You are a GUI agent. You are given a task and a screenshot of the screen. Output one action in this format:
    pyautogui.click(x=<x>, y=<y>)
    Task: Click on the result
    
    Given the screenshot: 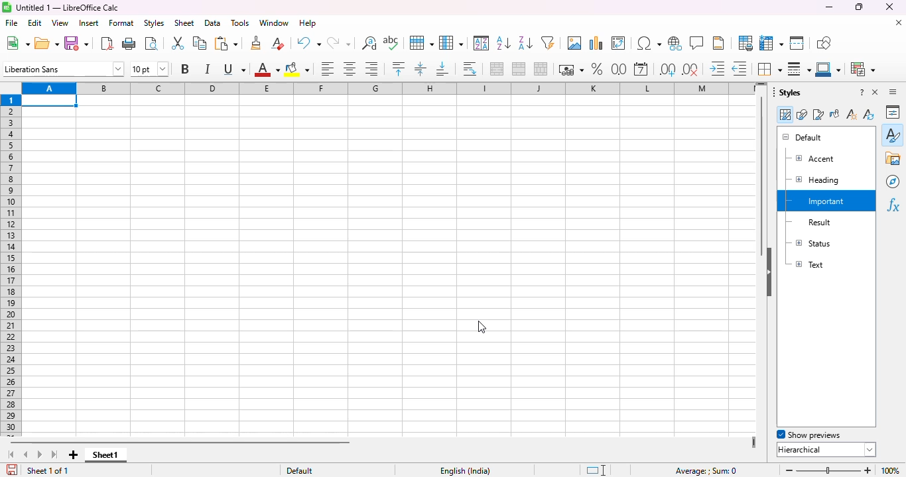 What is the action you would take?
    pyautogui.click(x=819, y=223)
    